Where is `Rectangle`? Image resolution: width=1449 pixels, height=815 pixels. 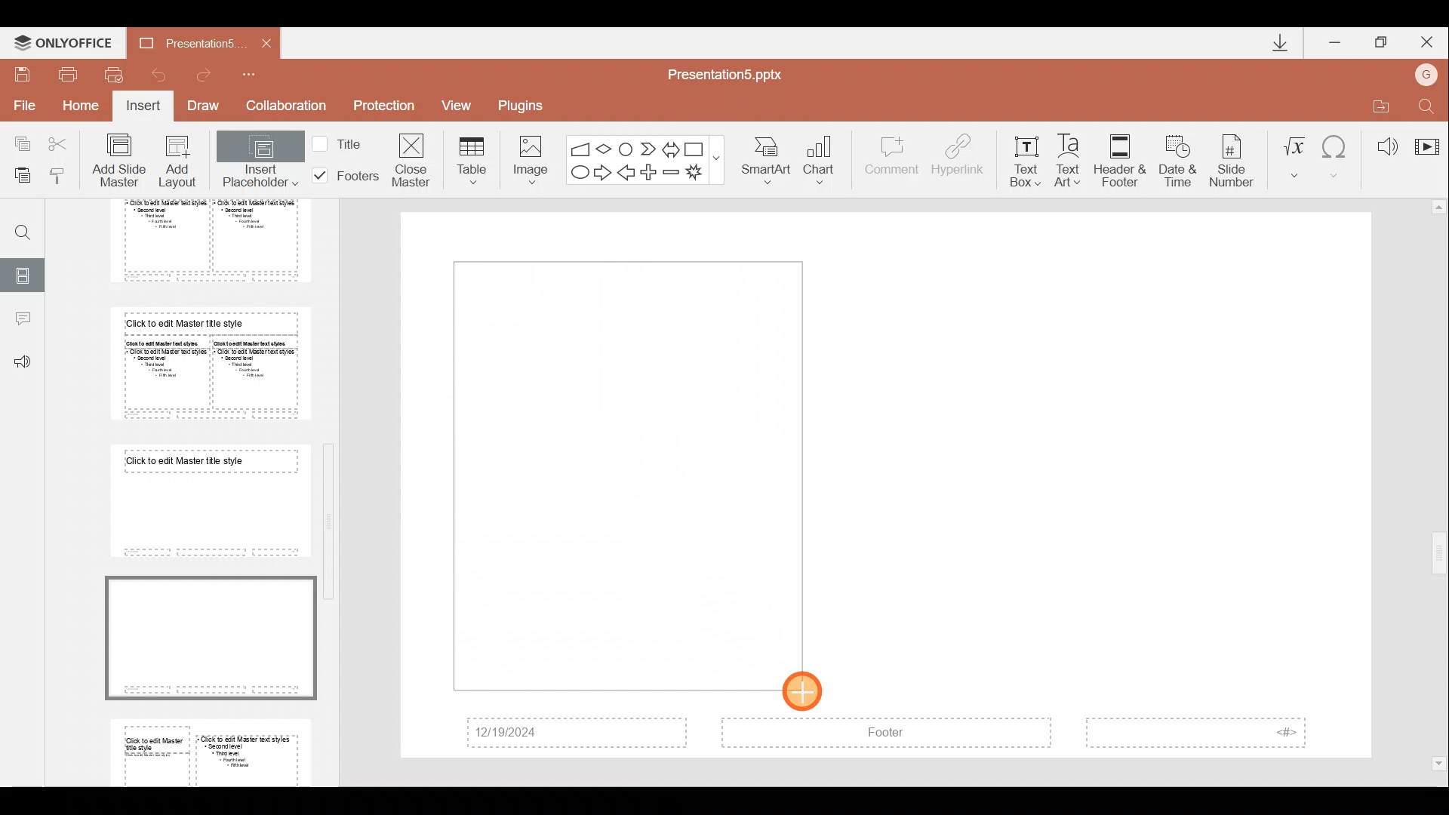 Rectangle is located at coordinates (696, 147).